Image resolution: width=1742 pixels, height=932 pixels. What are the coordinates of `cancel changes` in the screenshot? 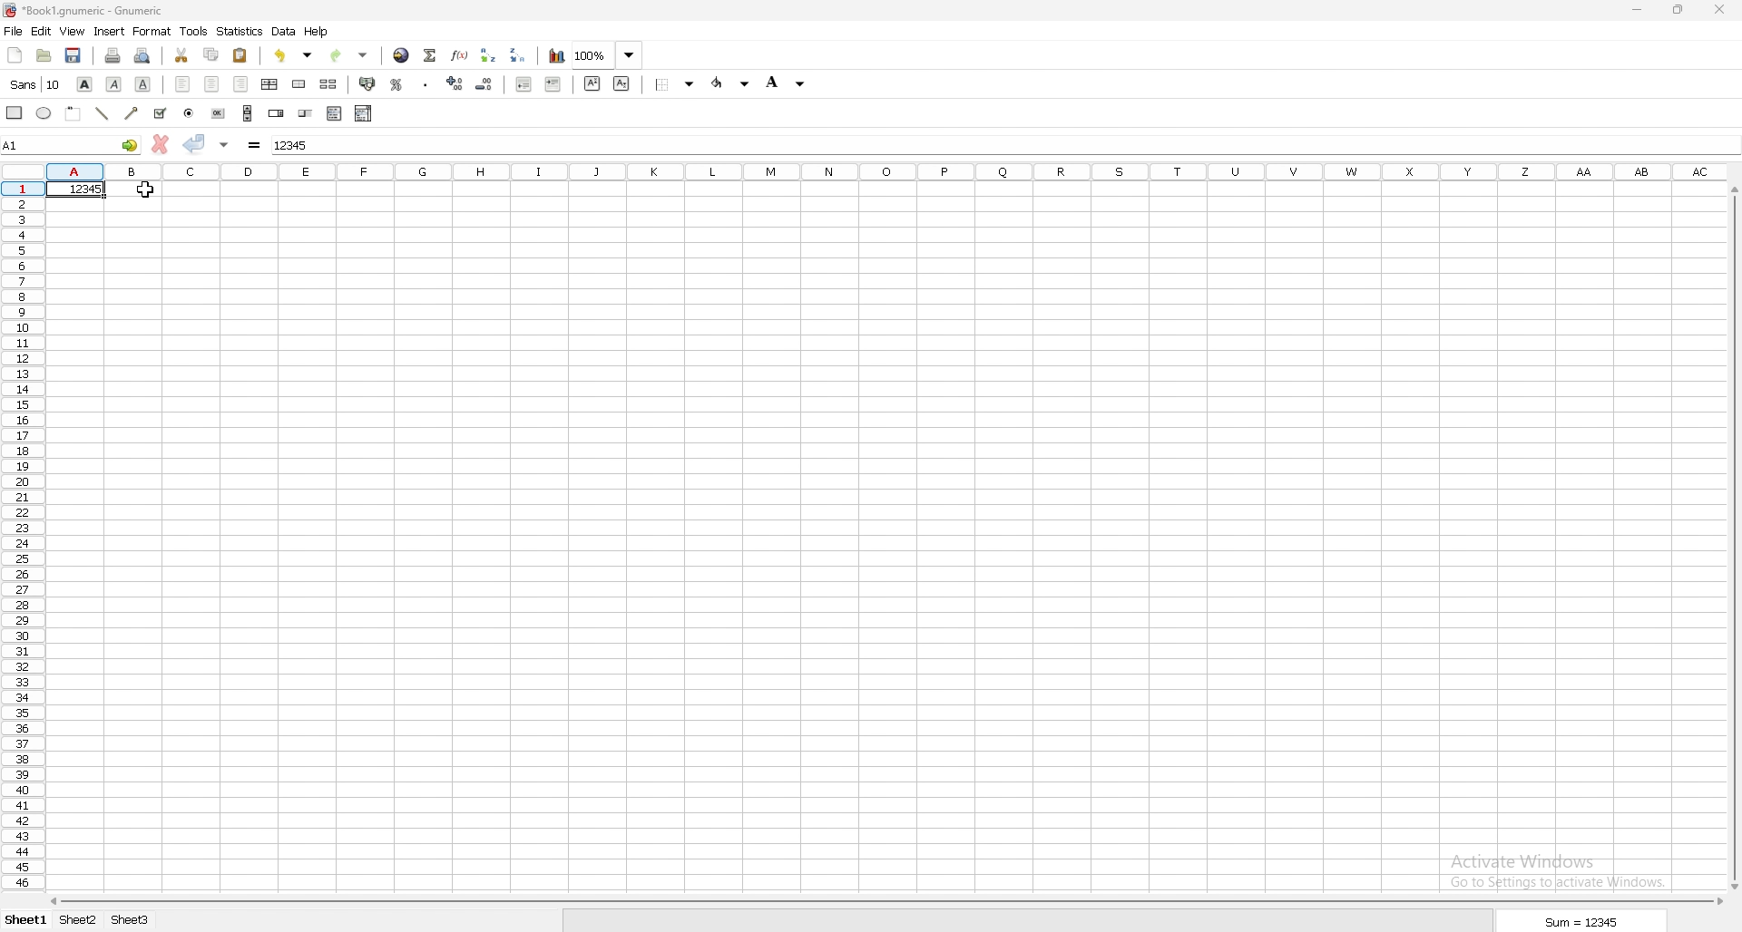 It's located at (161, 143).